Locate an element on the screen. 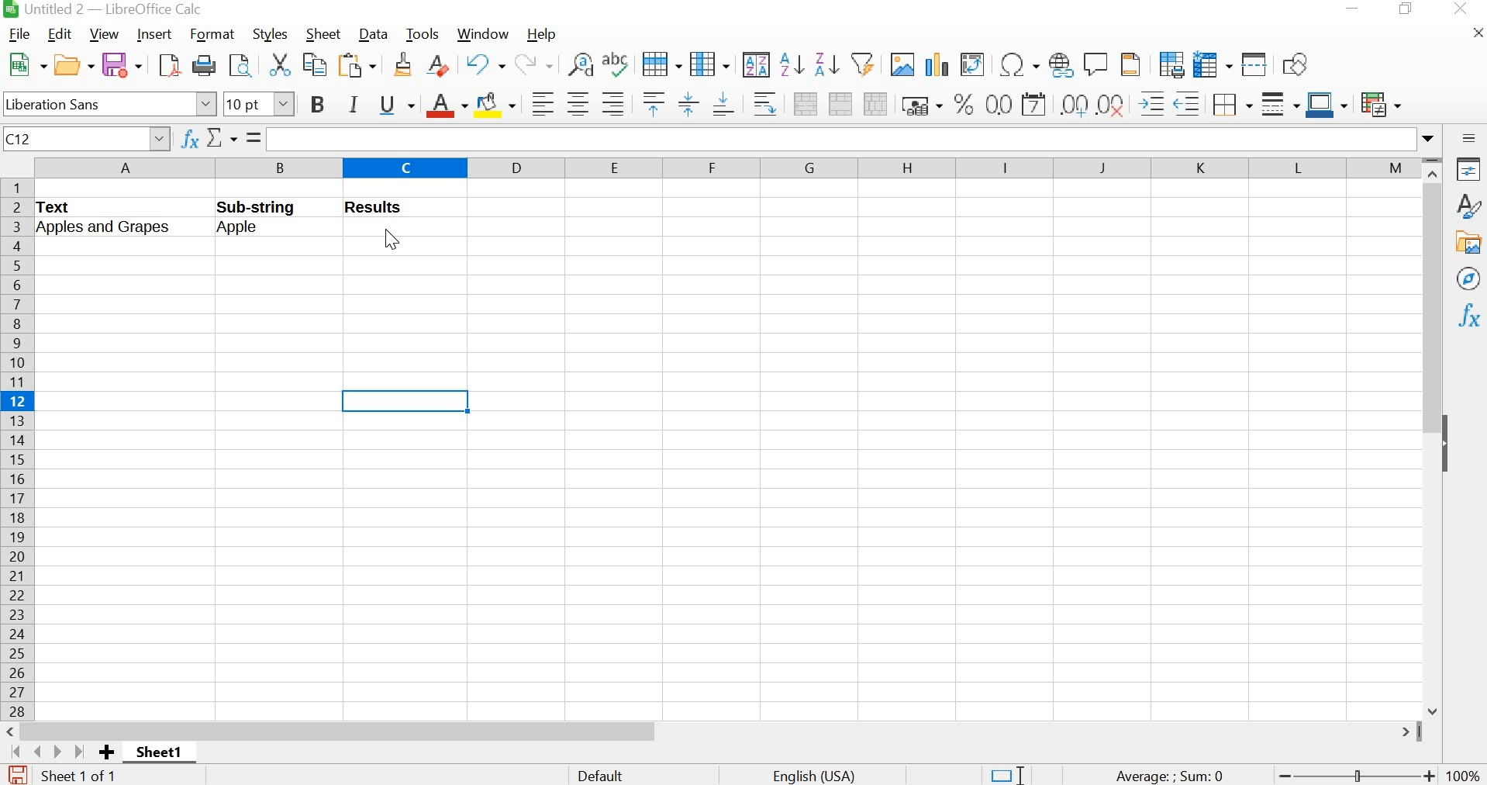 This screenshot has height=785, width=1487. paste is located at coordinates (359, 65).